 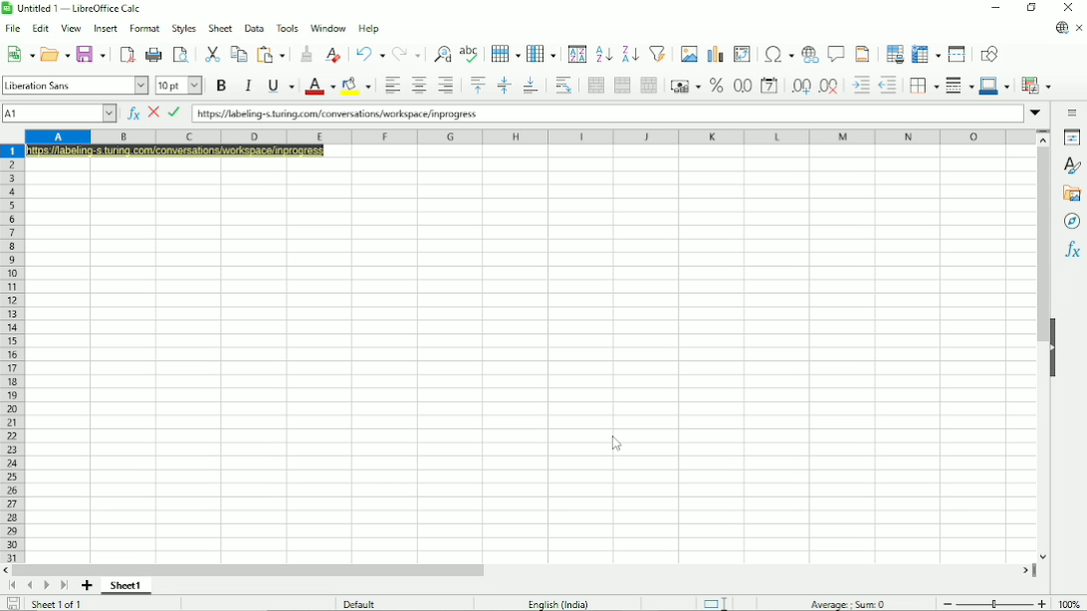 What do you see at coordinates (30, 586) in the screenshot?
I see `Scroll to previous sheet` at bounding box center [30, 586].